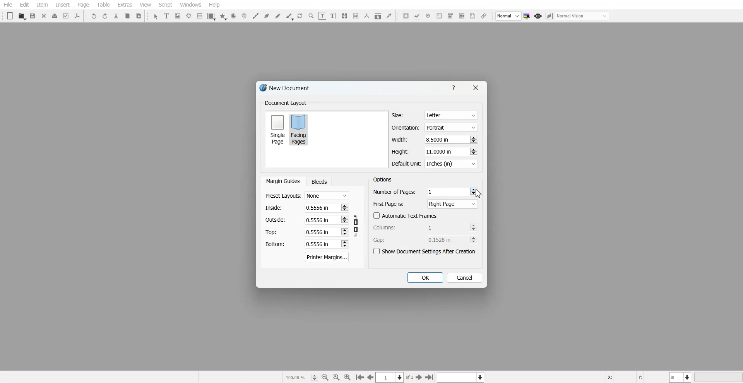  What do you see at coordinates (636, 376) in the screenshot?
I see `X, Y Co-ordinate` at bounding box center [636, 376].